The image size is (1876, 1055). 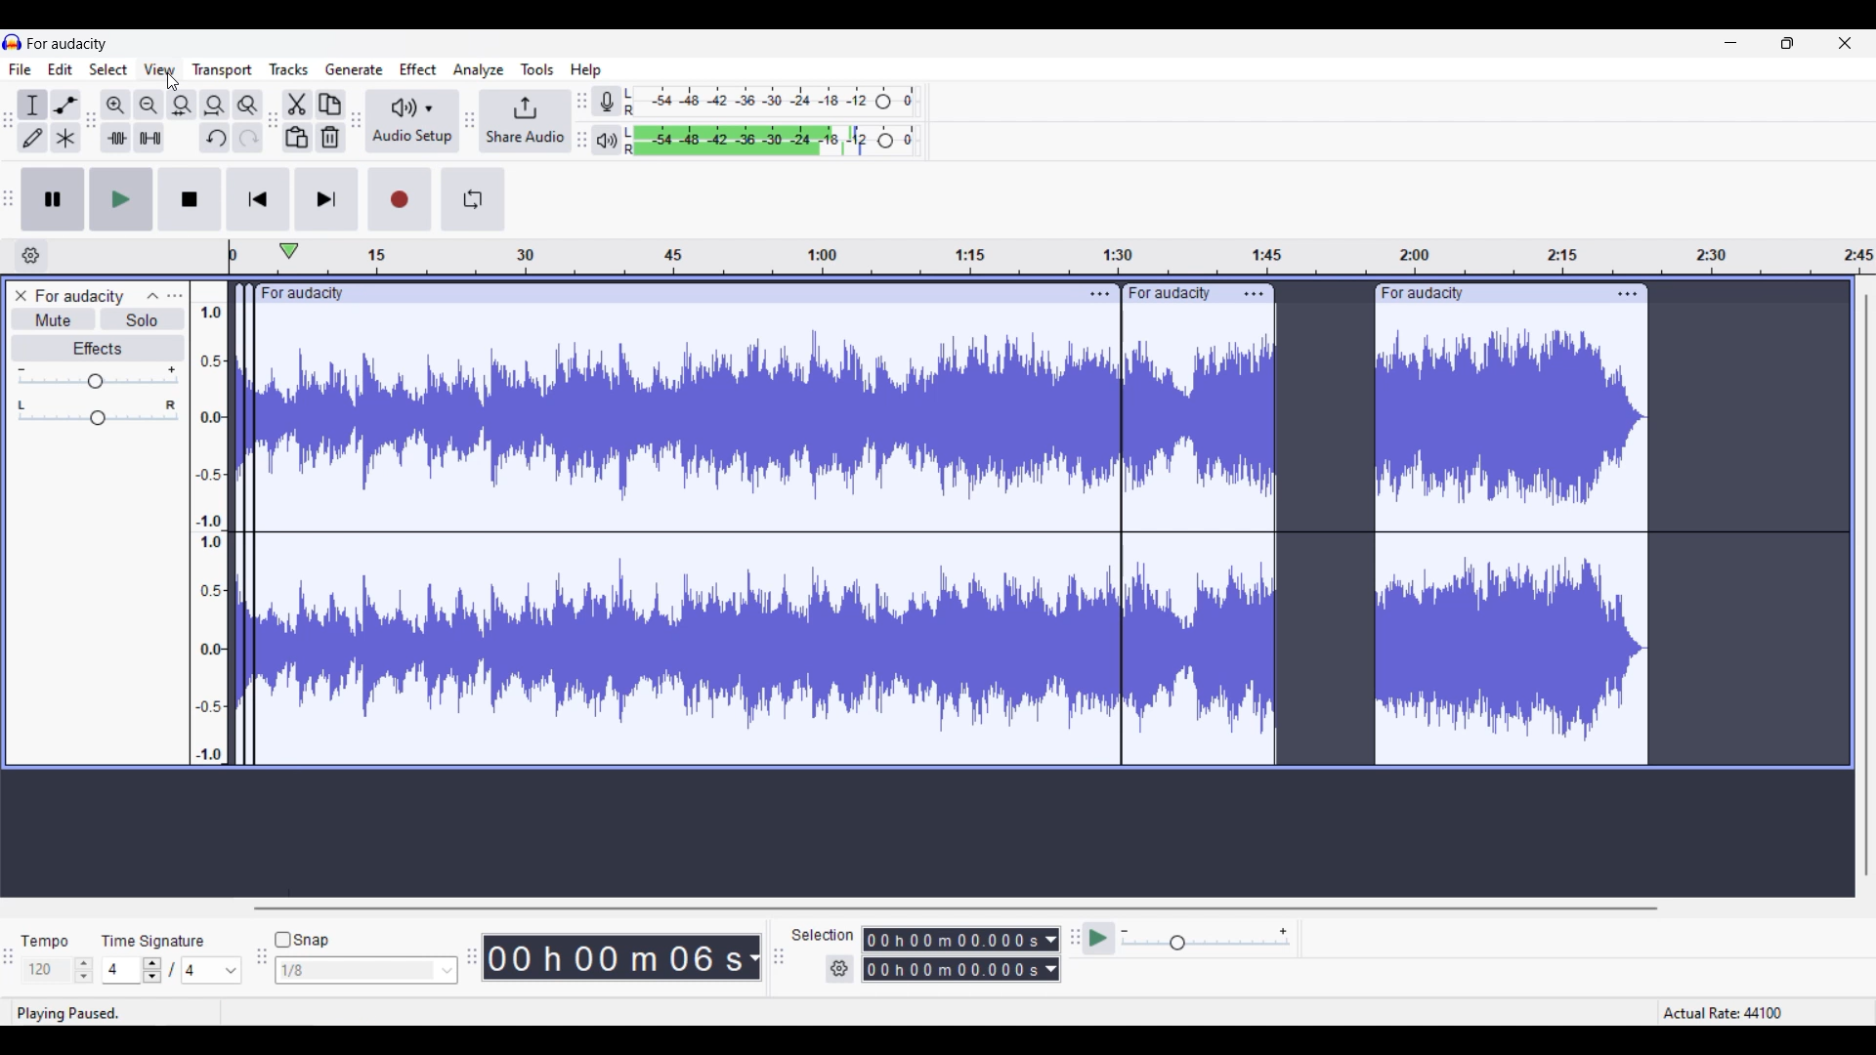 What do you see at coordinates (45, 941) in the screenshot?
I see `tempo` at bounding box center [45, 941].